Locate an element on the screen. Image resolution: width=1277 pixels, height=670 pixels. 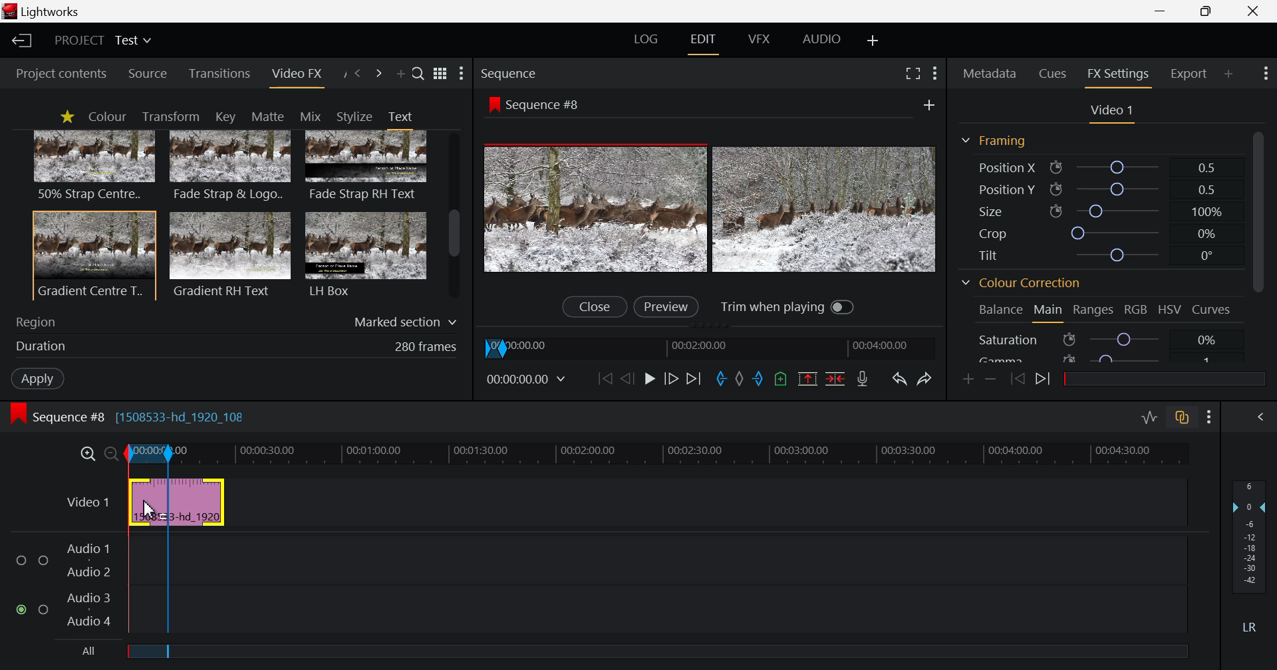
Transform is located at coordinates (174, 117).